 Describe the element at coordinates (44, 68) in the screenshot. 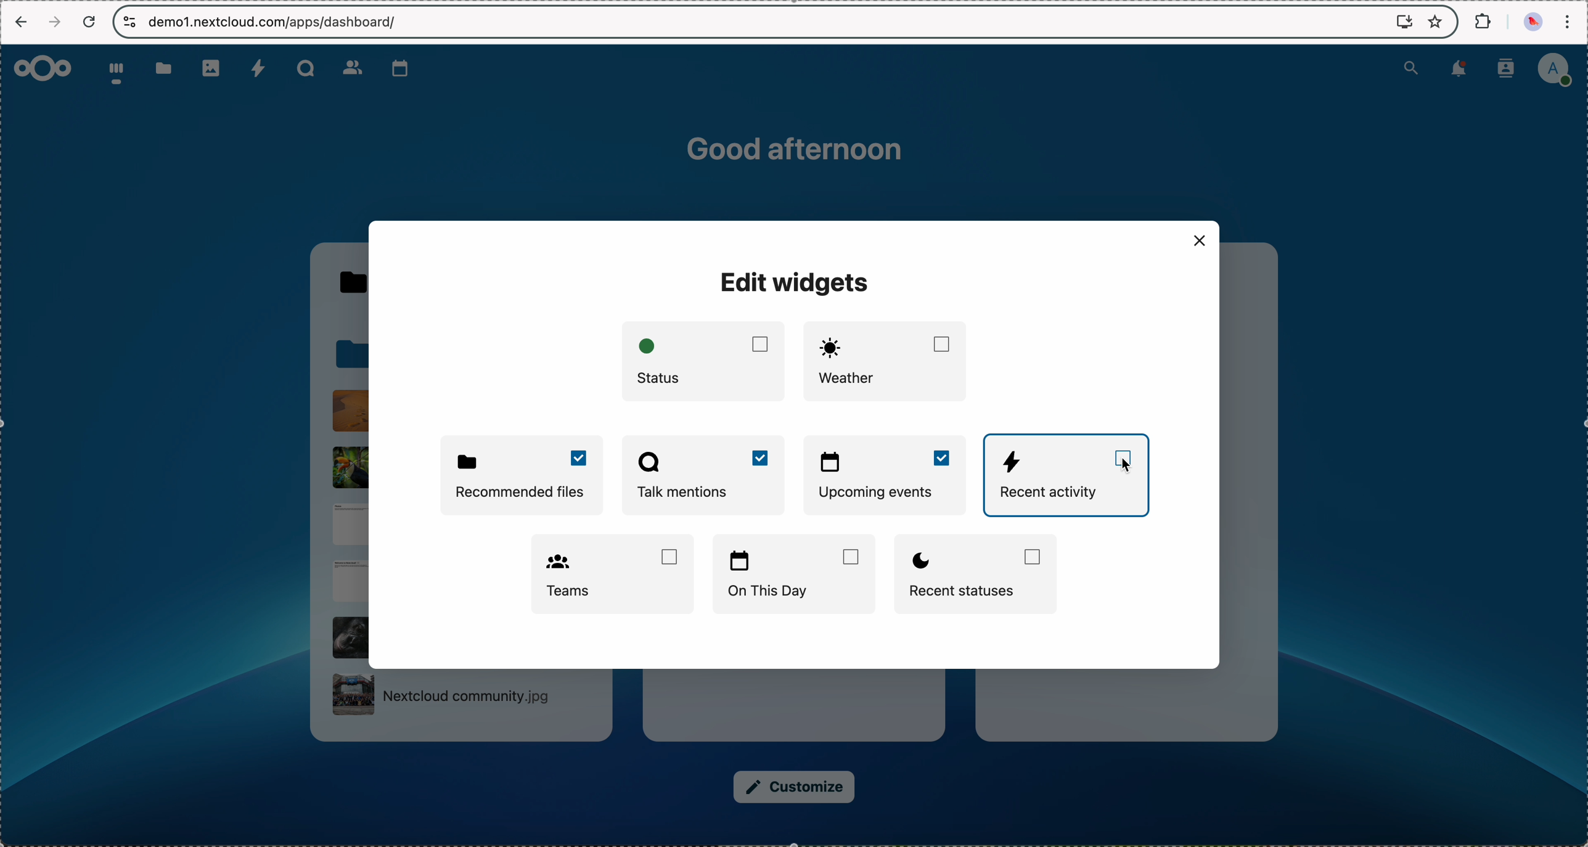

I see `Nextcloud` at that location.